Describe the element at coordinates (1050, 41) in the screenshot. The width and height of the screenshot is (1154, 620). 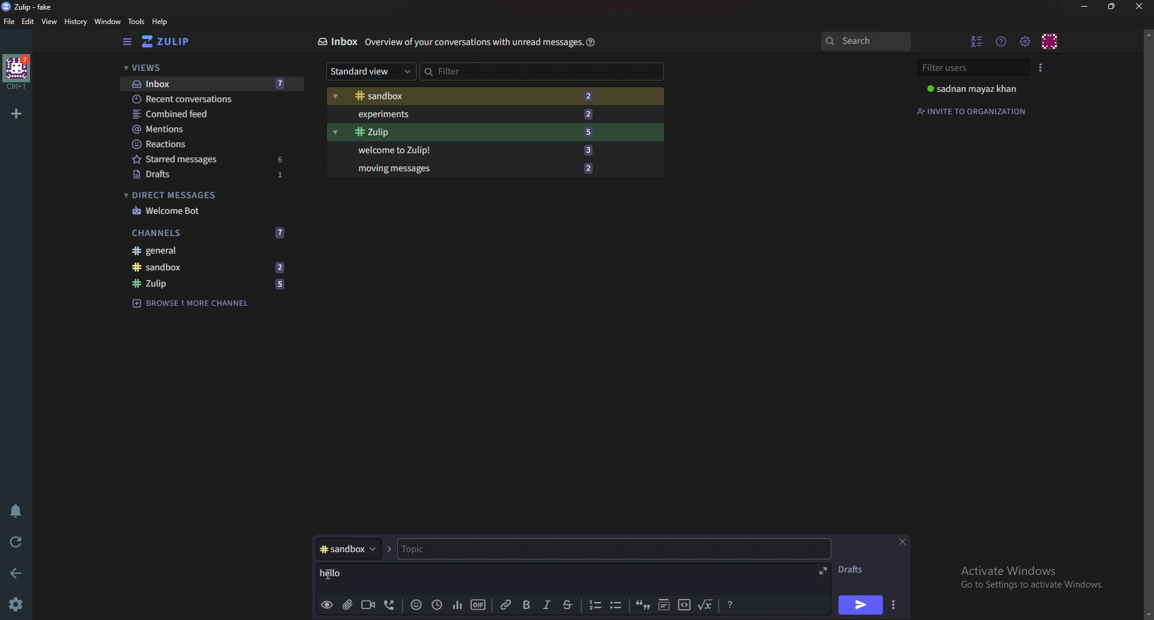
I see `Personal menu` at that location.